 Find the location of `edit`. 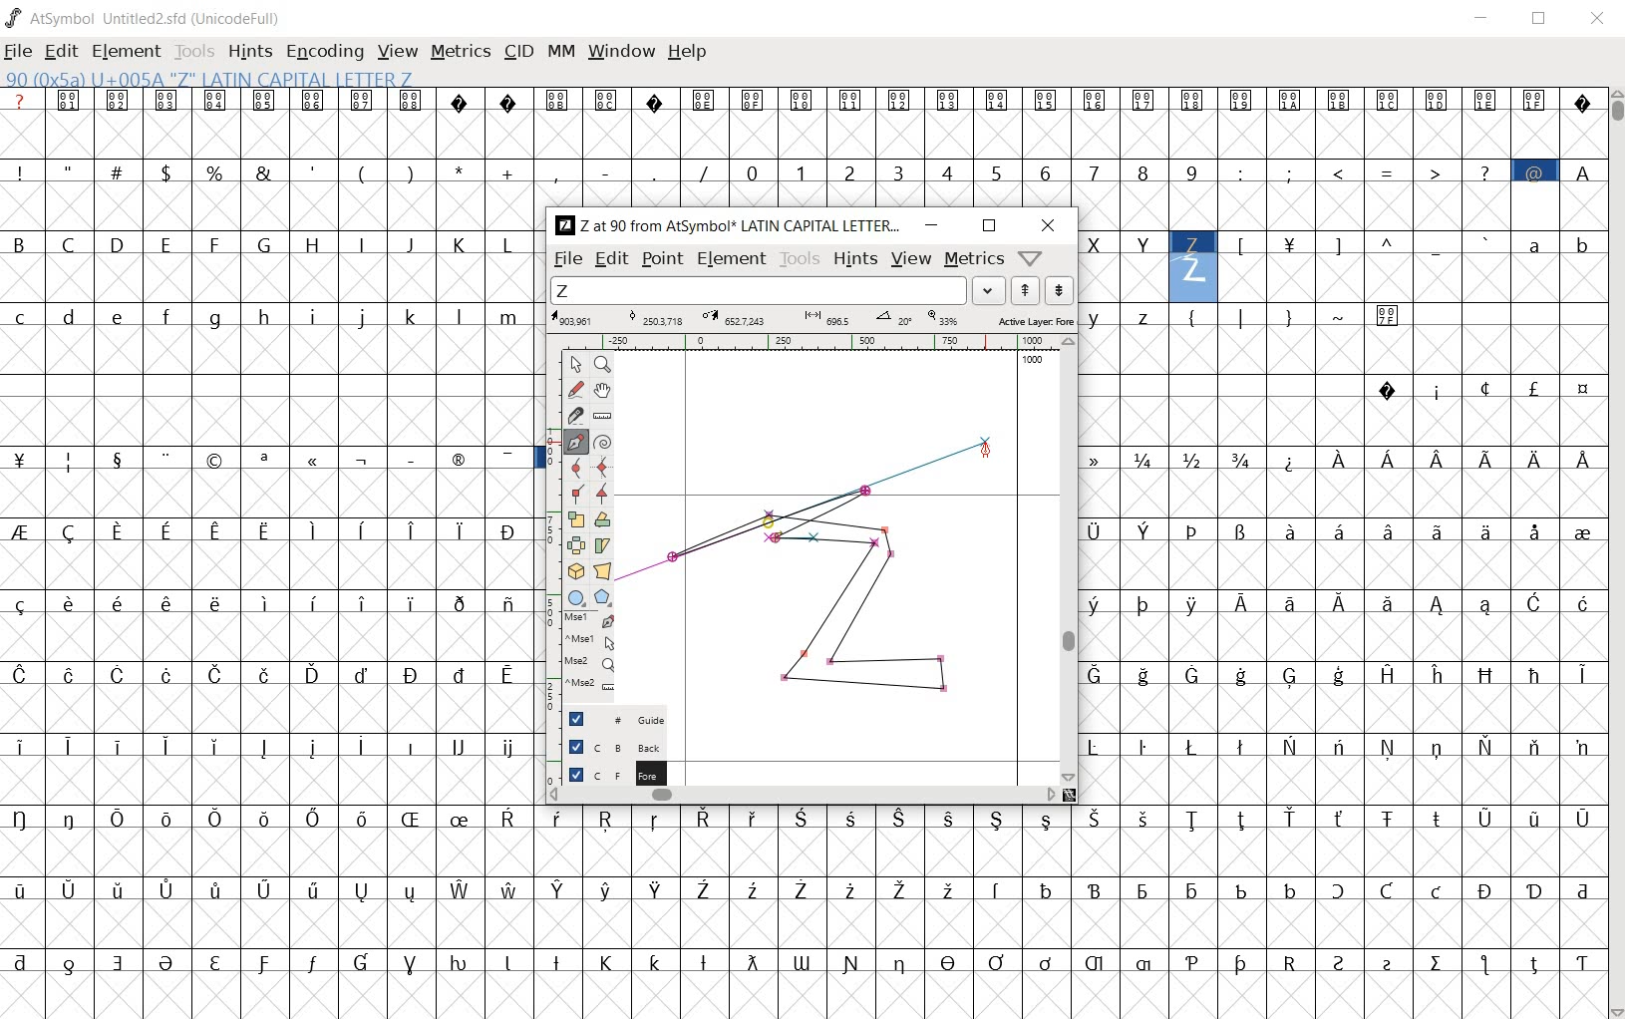

edit is located at coordinates (63, 53).